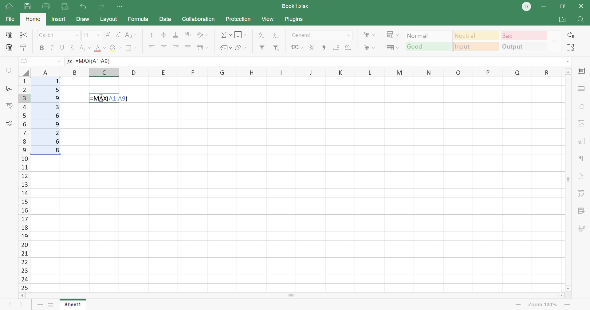 Image resolution: width=590 pixels, height=310 pixels. I want to click on Align Top, so click(152, 36).